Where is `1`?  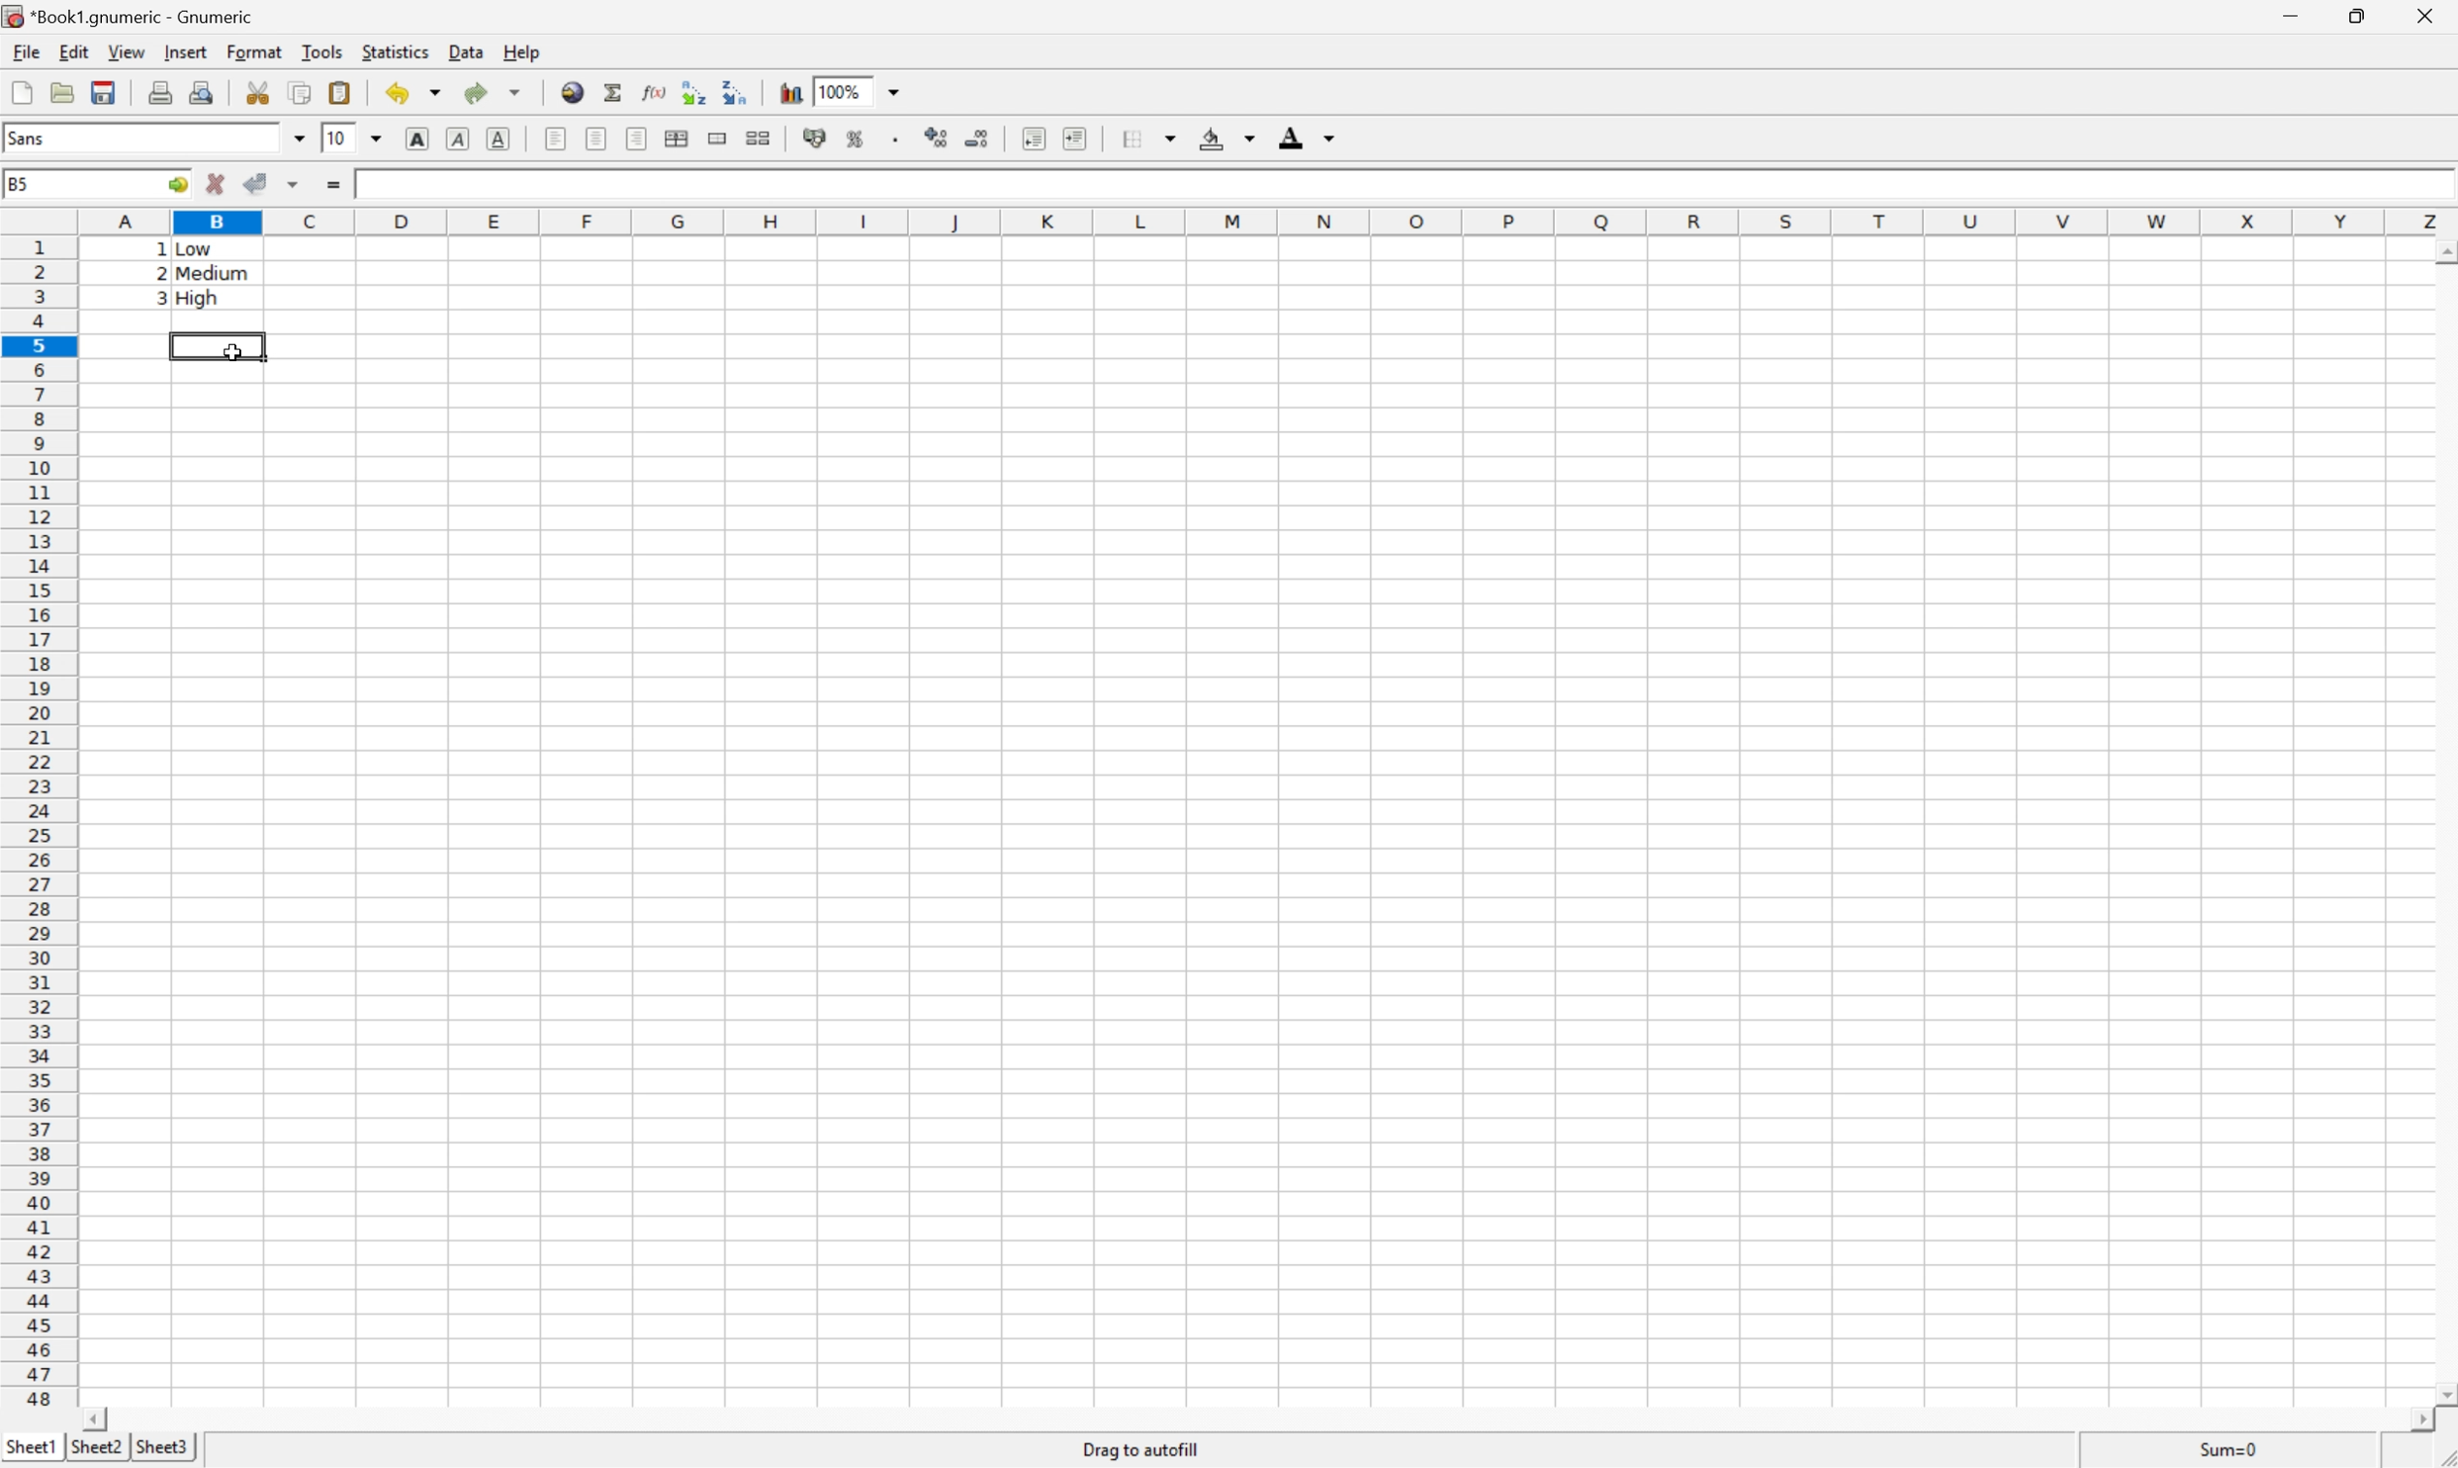 1 is located at coordinates (164, 249).